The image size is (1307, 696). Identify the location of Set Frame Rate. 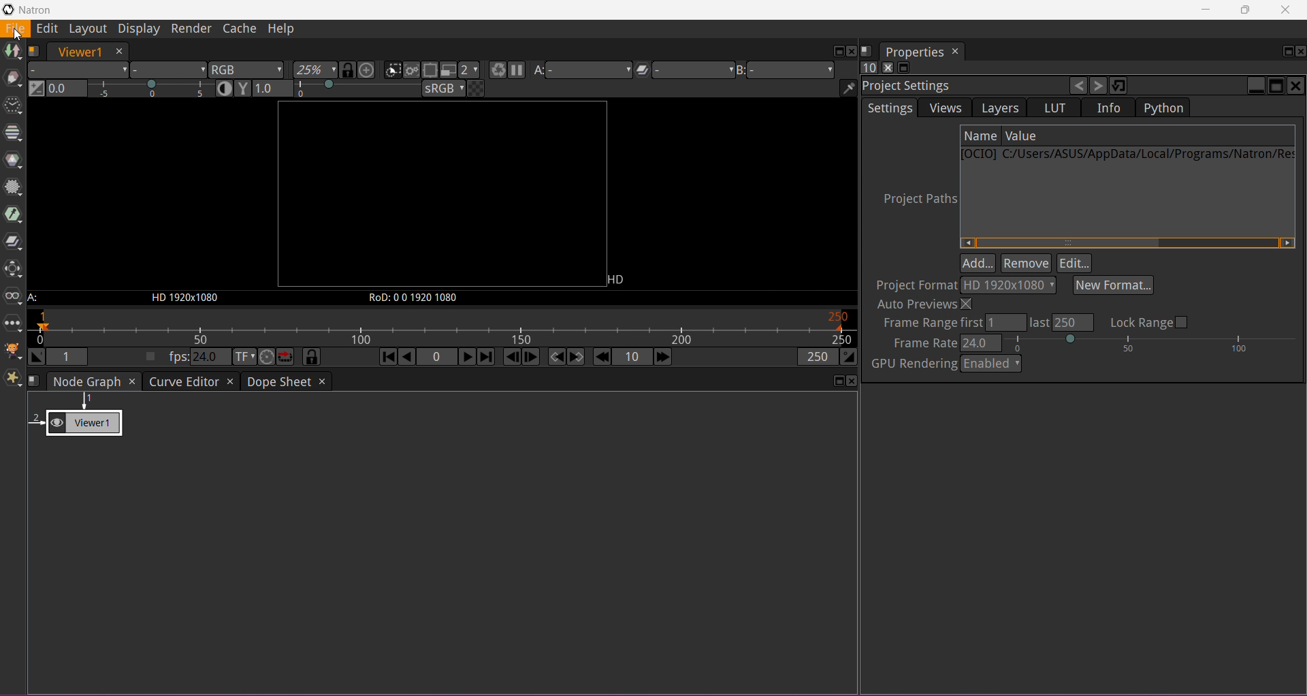
(1093, 344).